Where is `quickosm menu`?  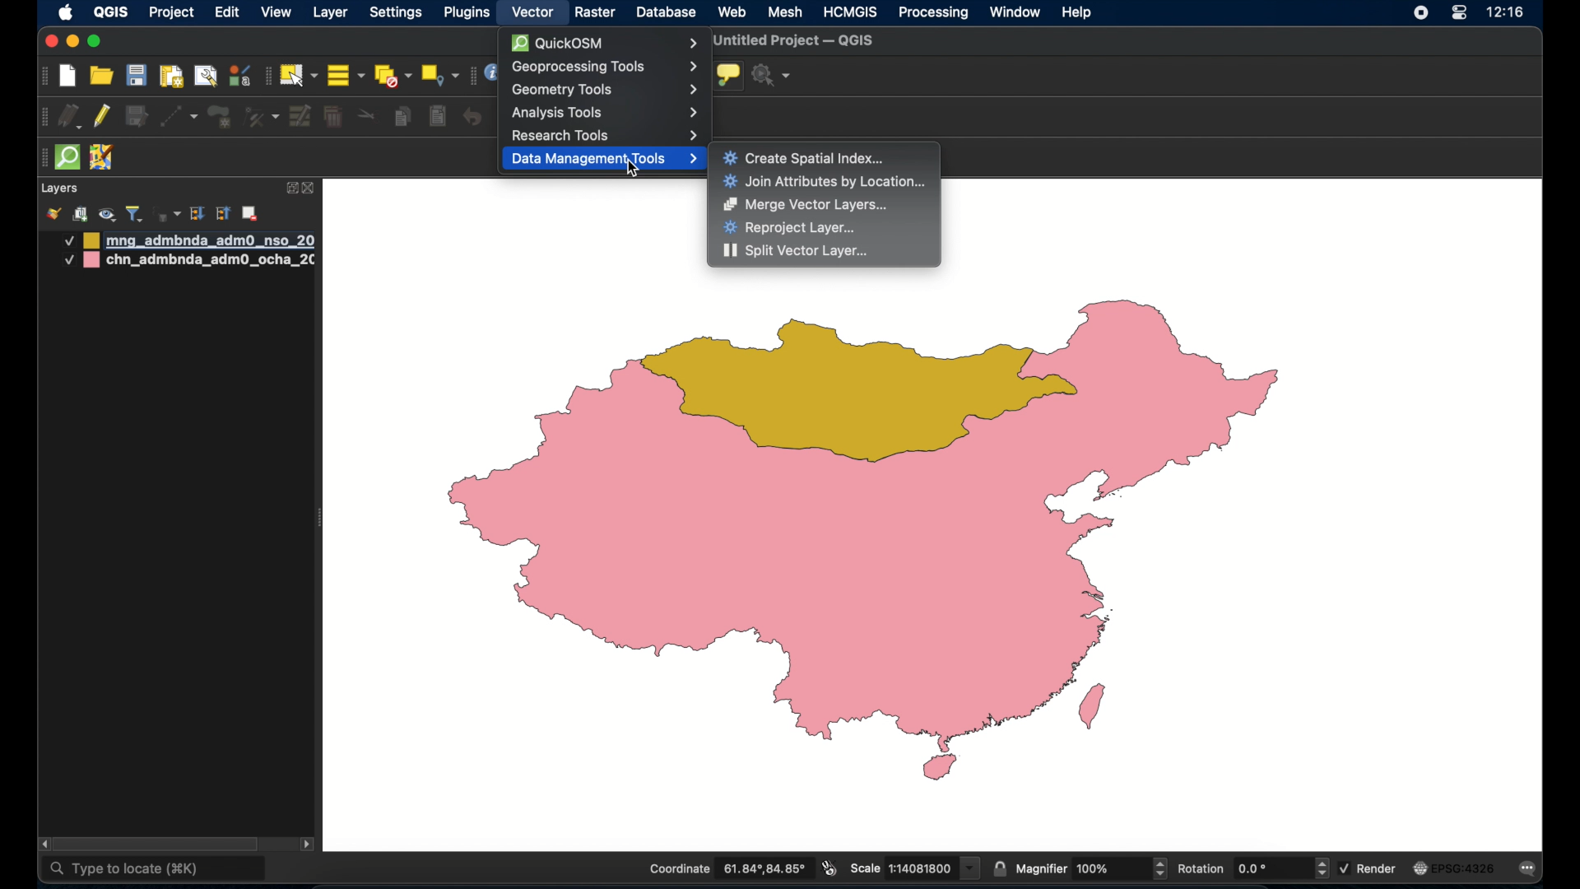
quickosm menu is located at coordinates (602, 43).